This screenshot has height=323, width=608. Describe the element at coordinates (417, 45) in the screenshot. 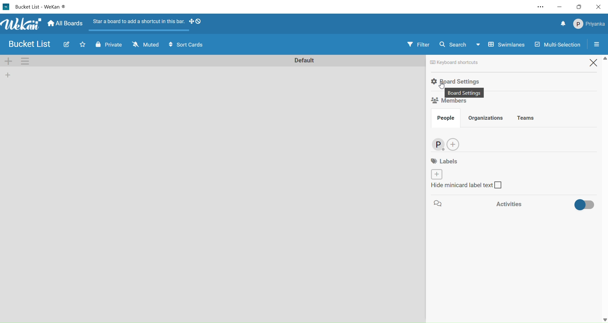

I see `filter` at that location.